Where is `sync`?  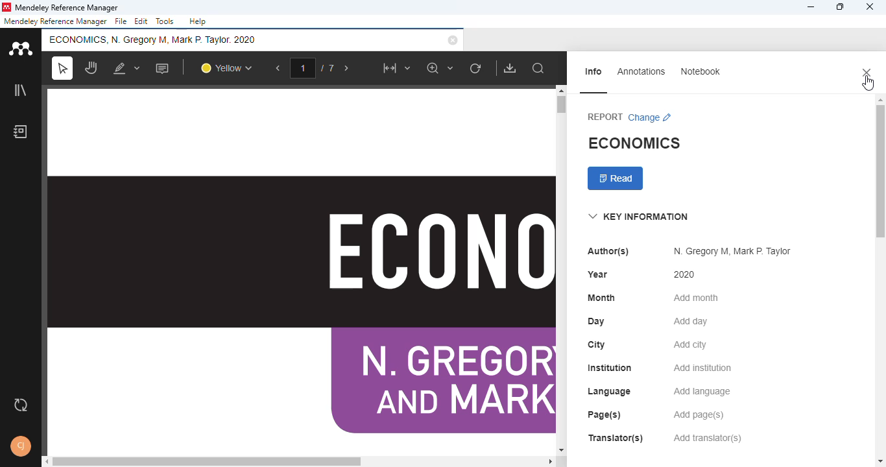
sync is located at coordinates (21, 405).